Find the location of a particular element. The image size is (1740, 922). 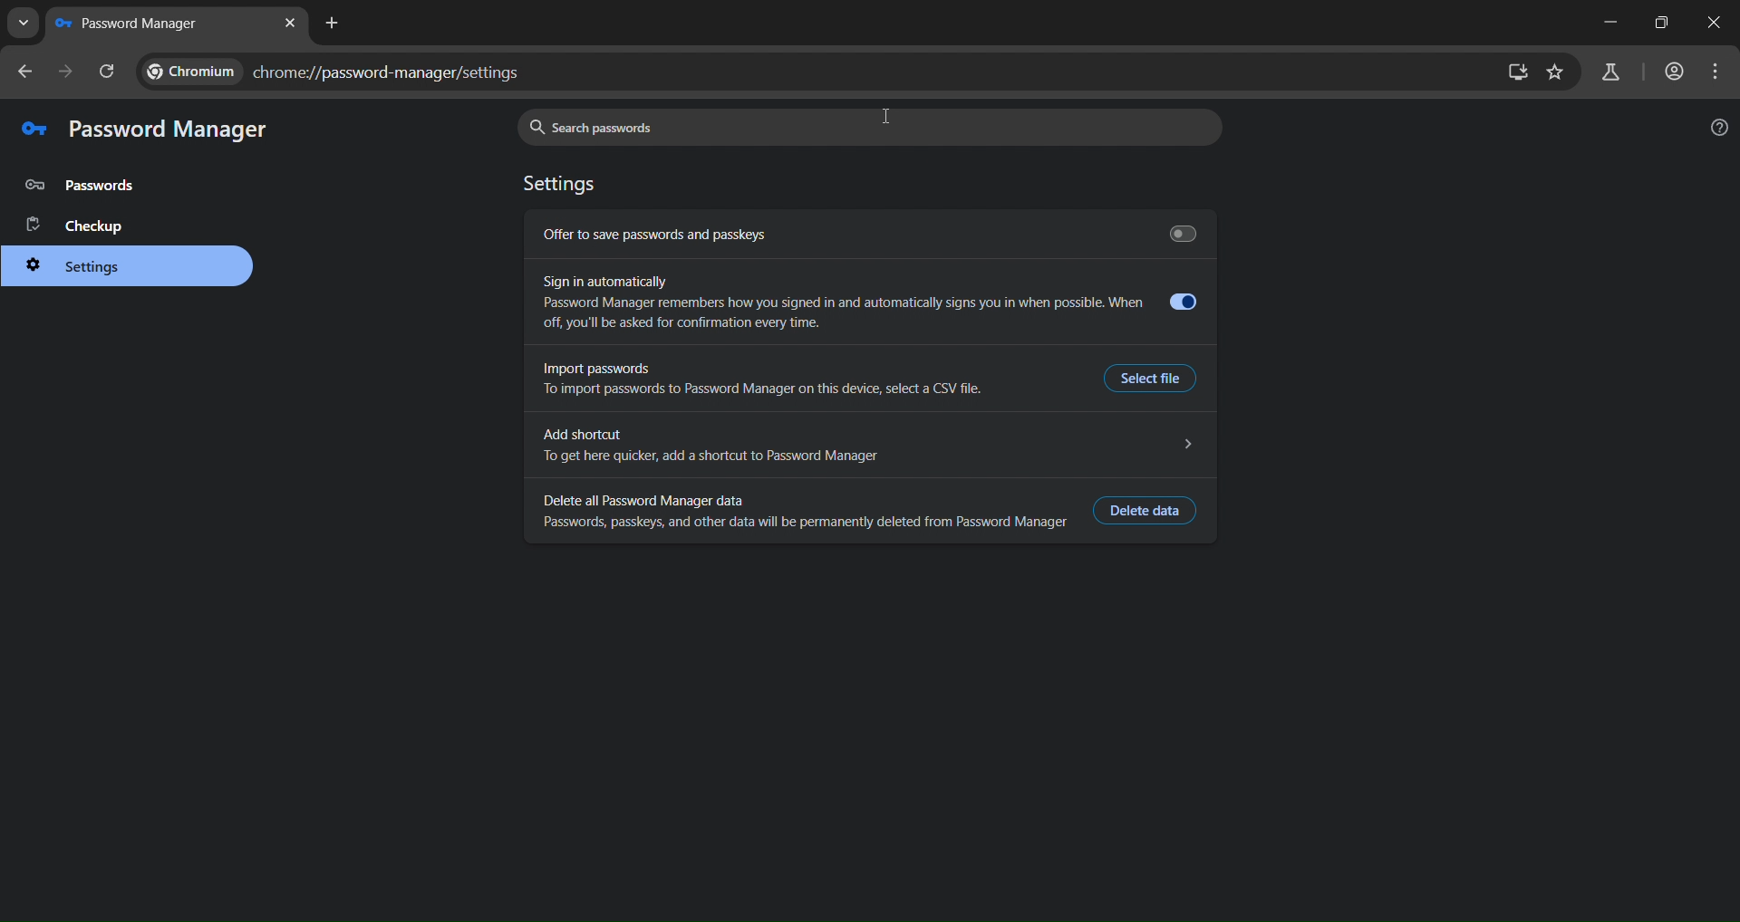

search passwords is located at coordinates (868, 126).